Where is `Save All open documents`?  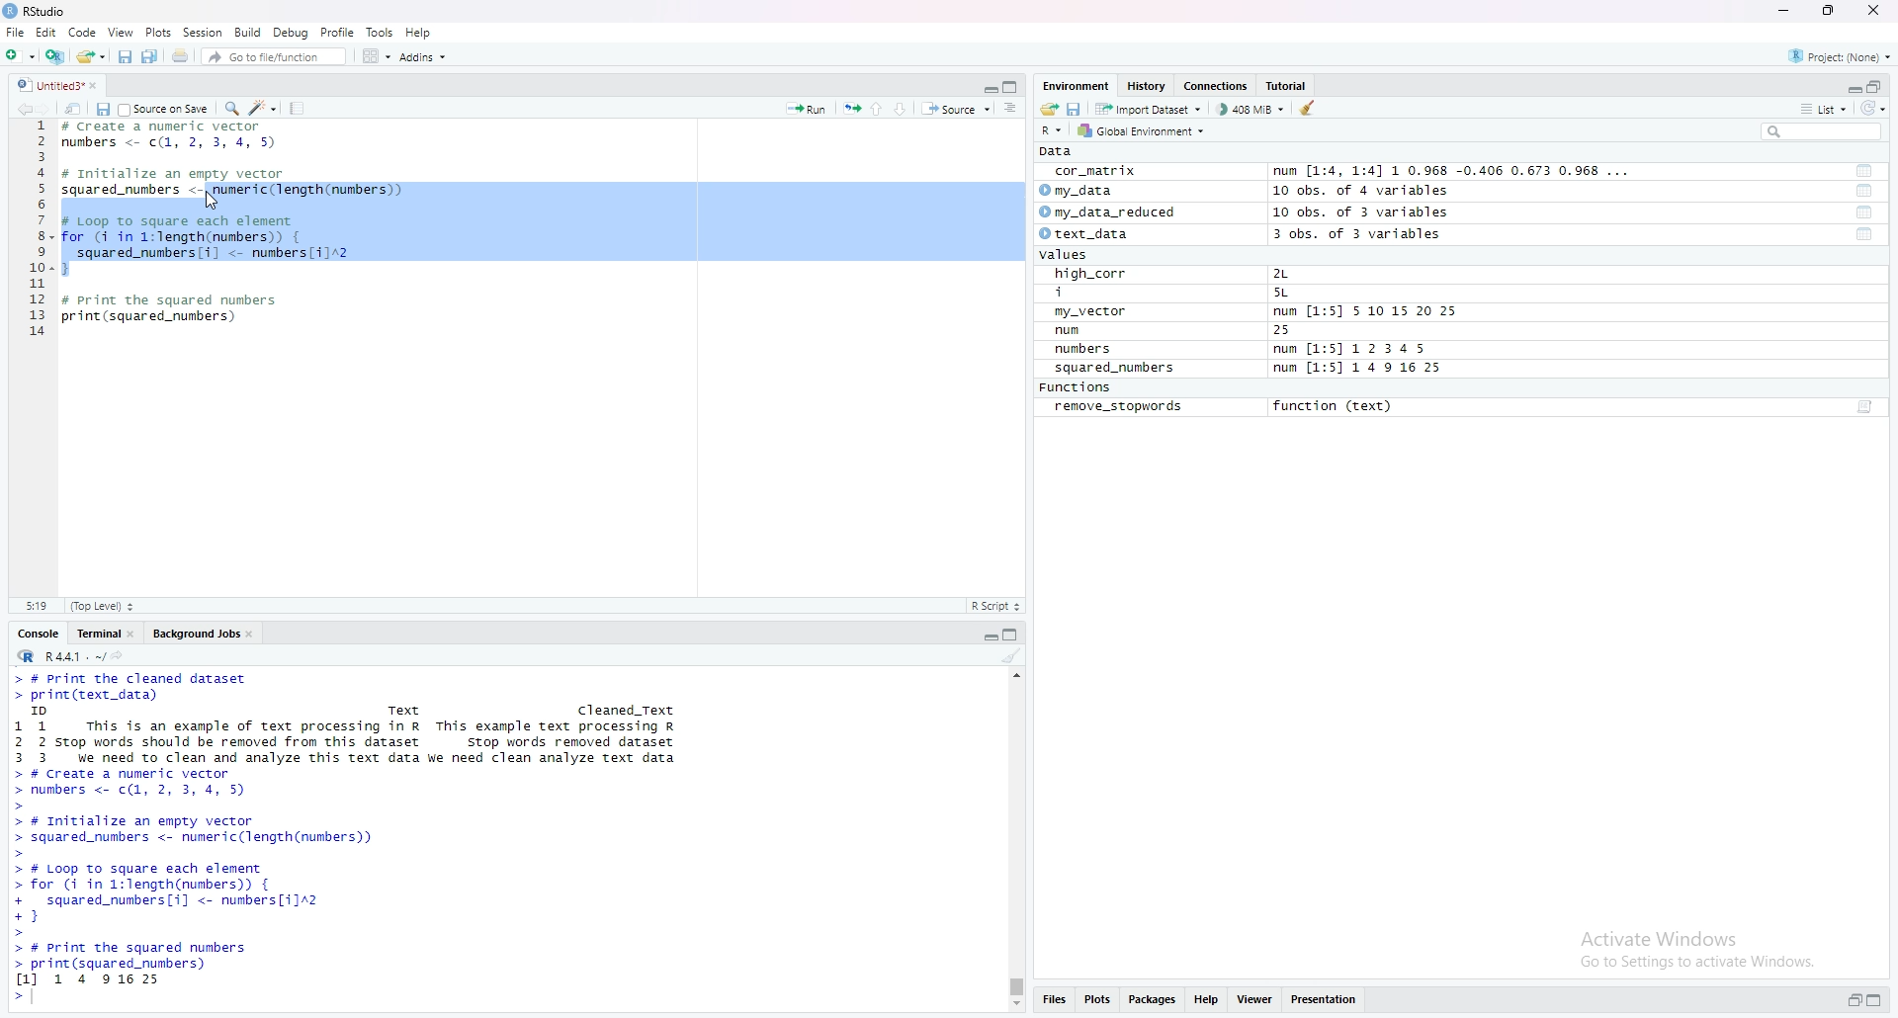
Save All open documents is located at coordinates (150, 54).